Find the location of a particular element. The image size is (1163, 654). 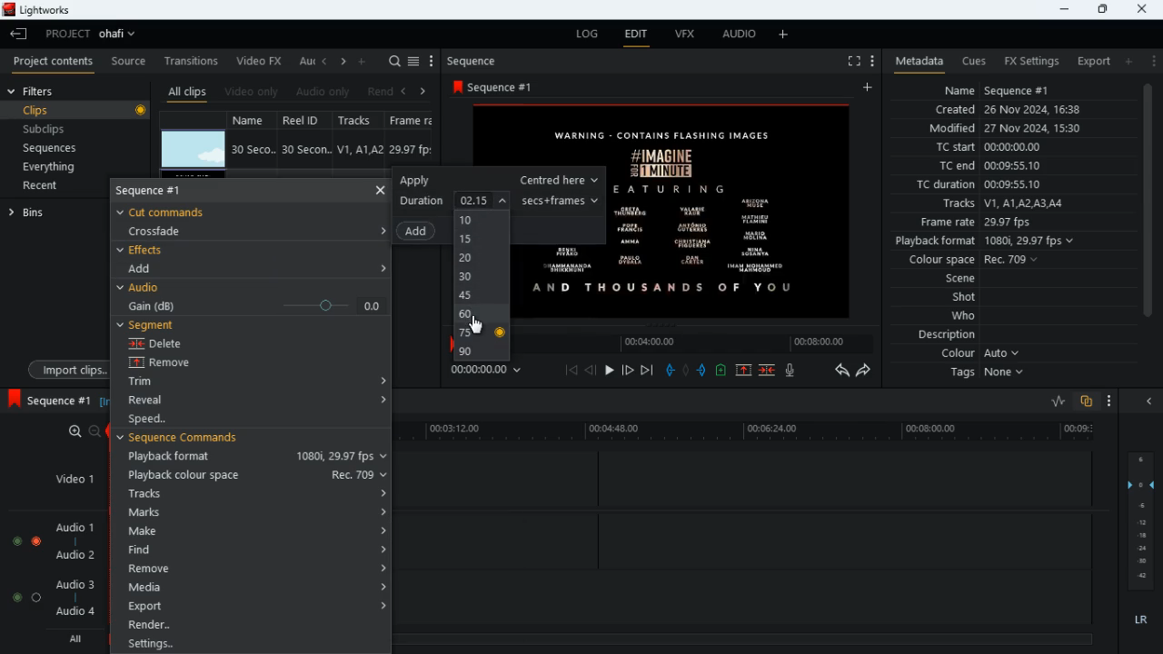

60 is located at coordinates (479, 314).